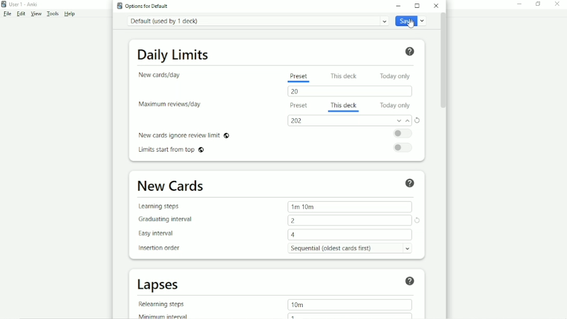 This screenshot has height=319, width=567. I want to click on Help, so click(409, 280).